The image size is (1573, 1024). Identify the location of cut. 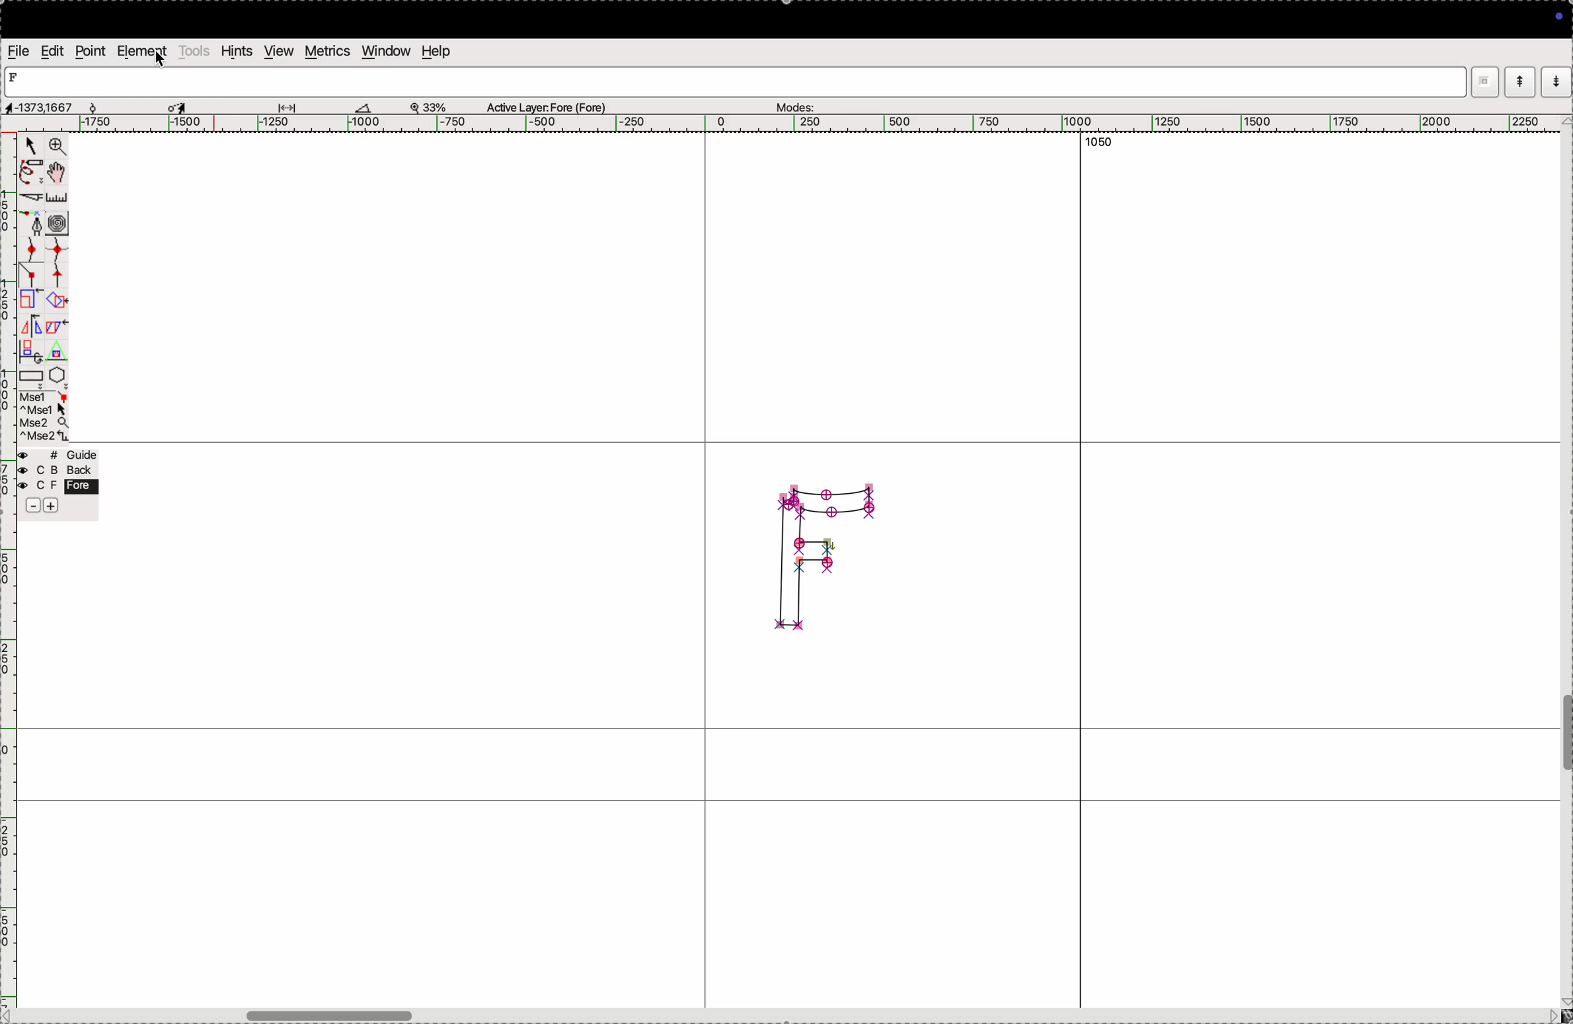
(32, 200).